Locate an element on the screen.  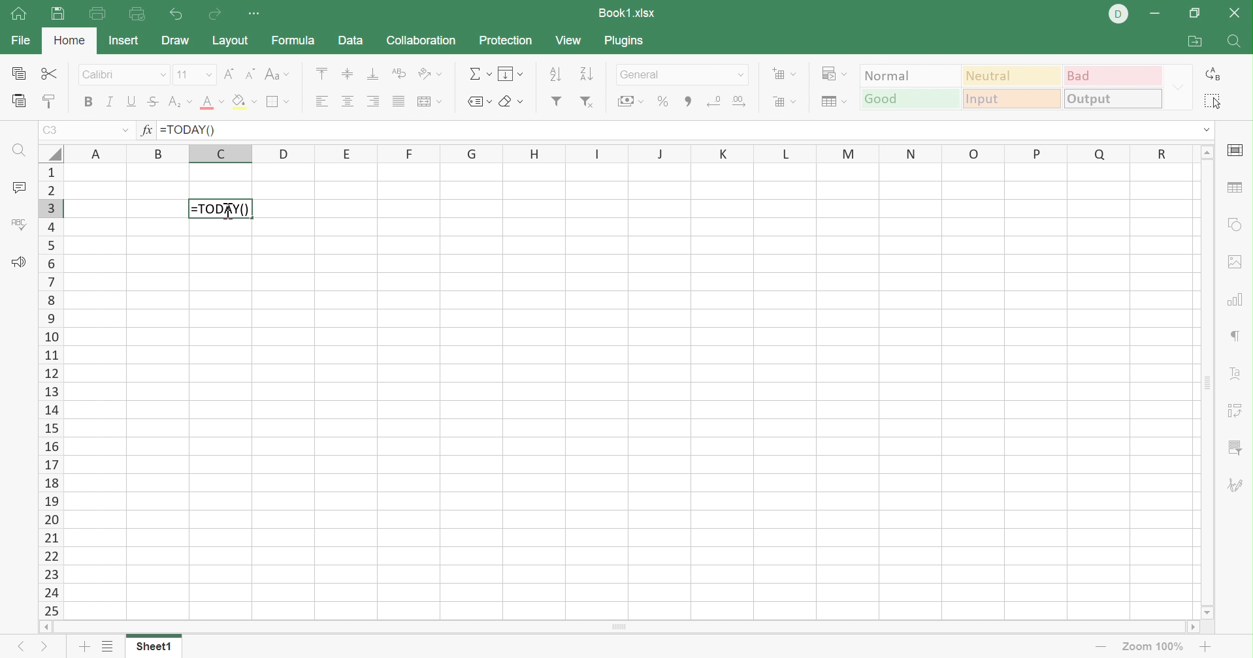
Orientation is located at coordinates (430, 73).